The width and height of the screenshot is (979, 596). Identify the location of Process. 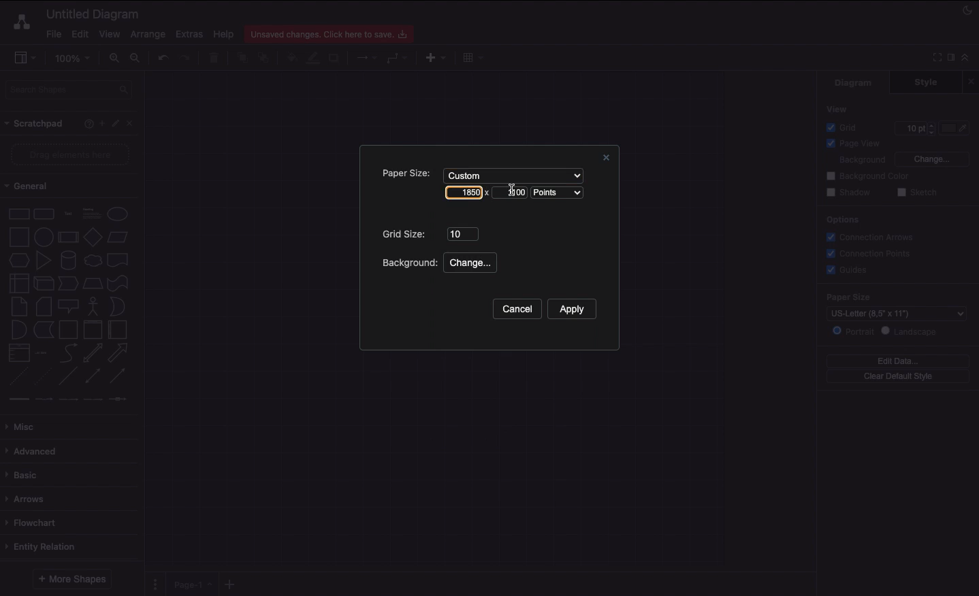
(67, 238).